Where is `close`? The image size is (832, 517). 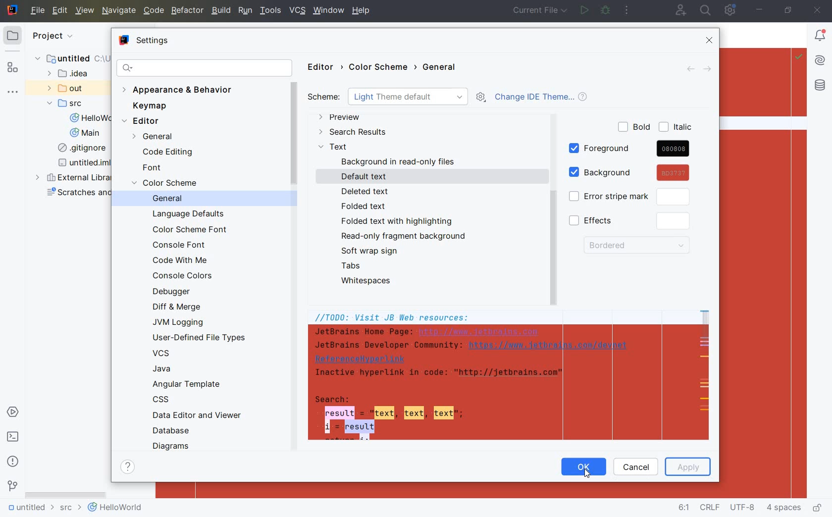 close is located at coordinates (818, 11).